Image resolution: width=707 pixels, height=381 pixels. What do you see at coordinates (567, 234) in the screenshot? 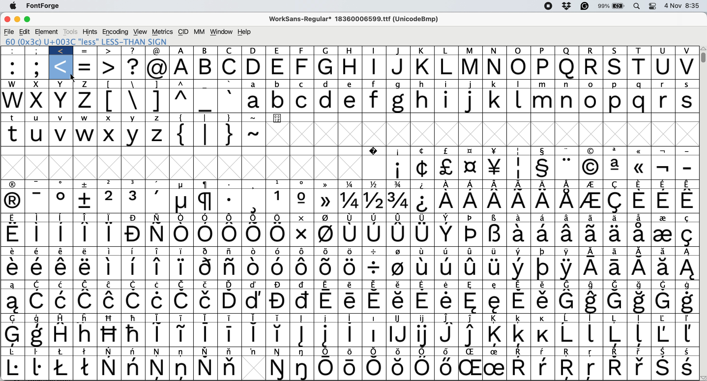
I see `Symbol` at bounding box center [567, 234].